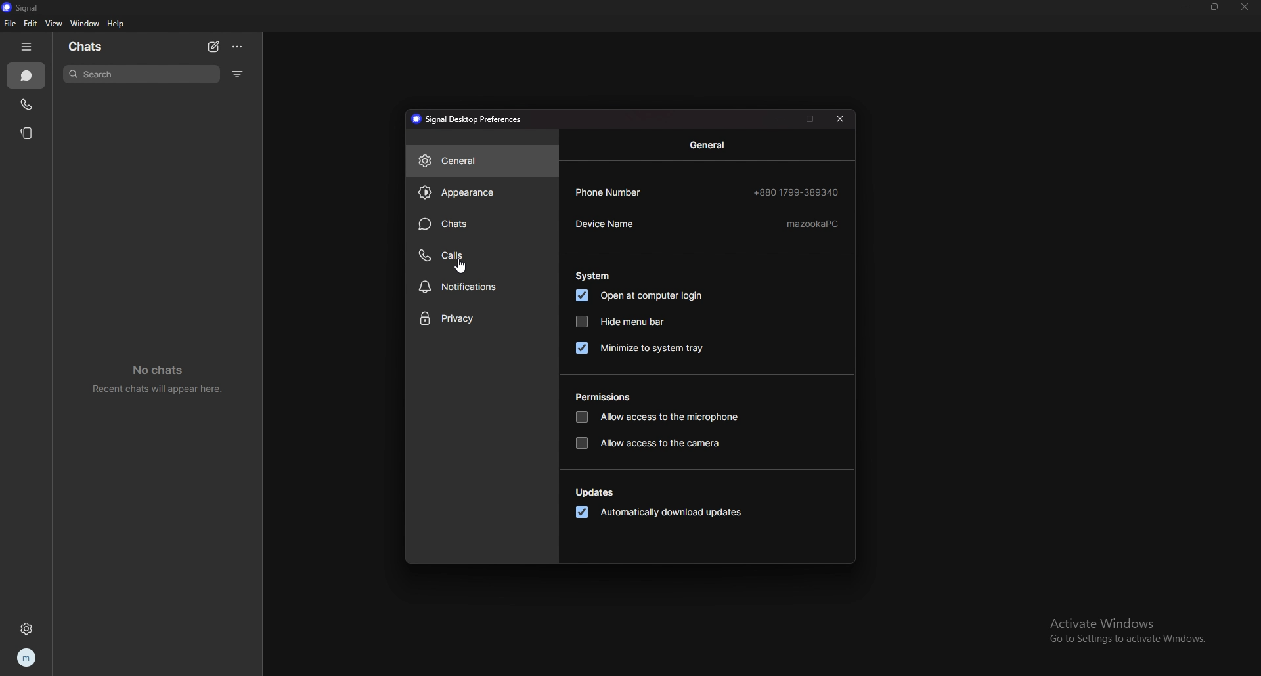  I want to click on settings, so click(29, 628).